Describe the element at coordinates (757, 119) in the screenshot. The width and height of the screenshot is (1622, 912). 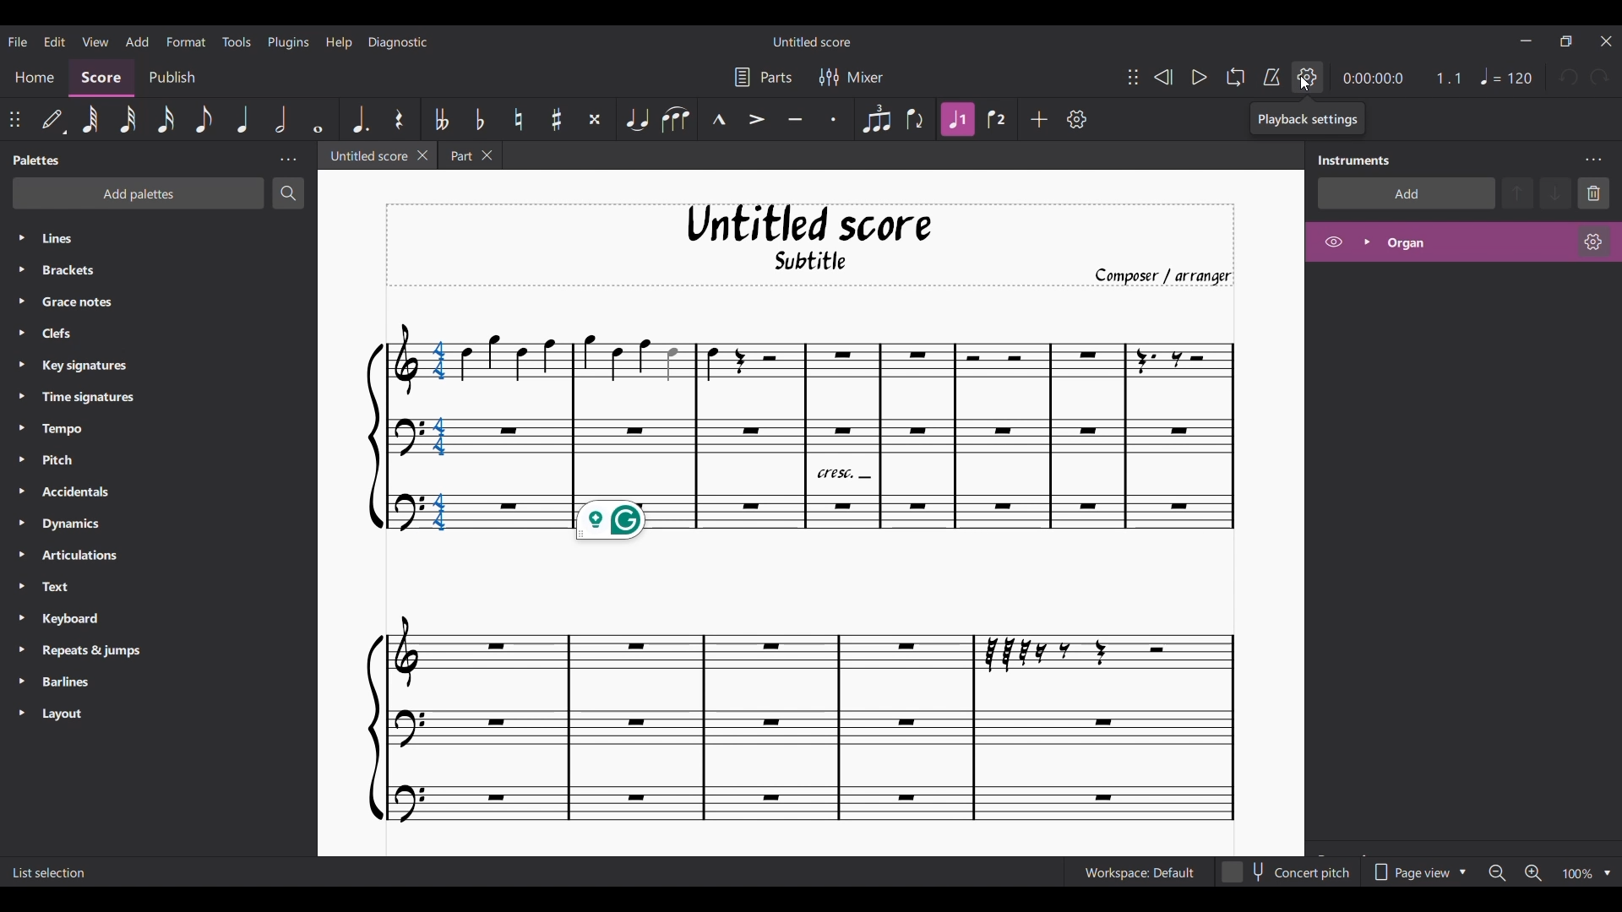
I see `Accent` at that location.